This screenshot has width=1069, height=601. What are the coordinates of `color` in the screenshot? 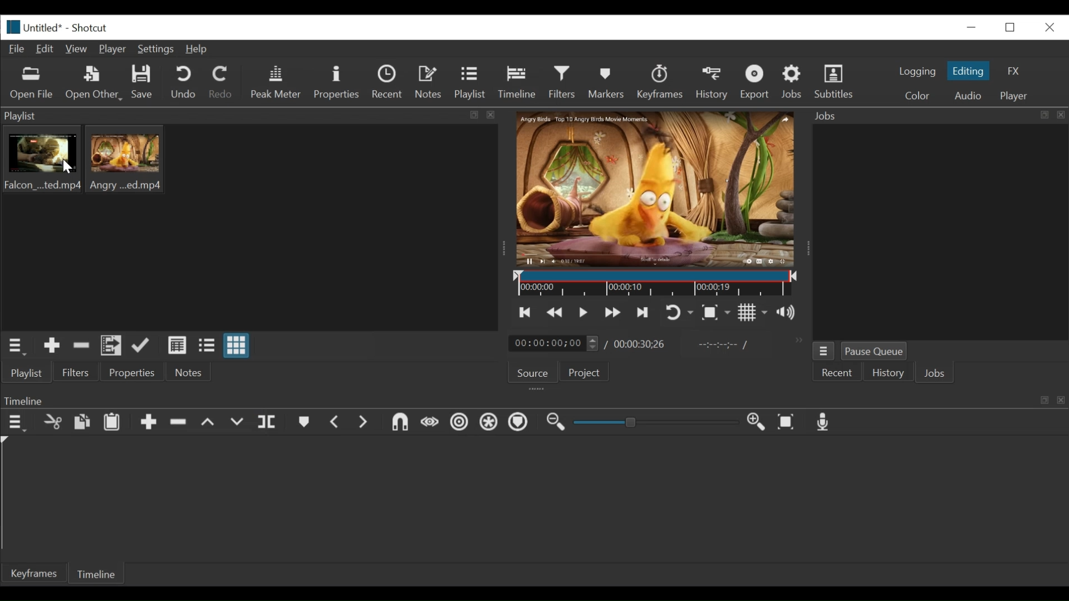 It's located at (916, 97).